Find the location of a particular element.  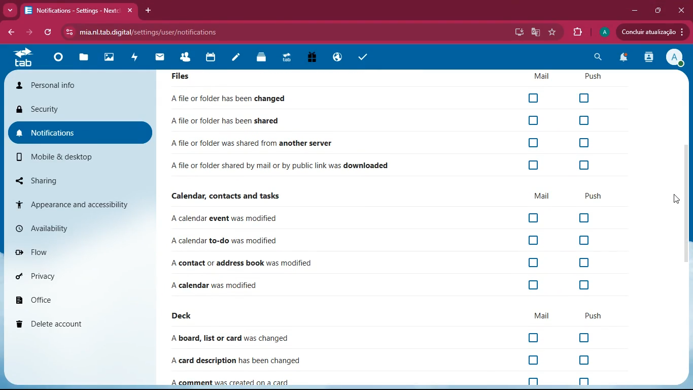

mail is located at coordinates (163, 58).